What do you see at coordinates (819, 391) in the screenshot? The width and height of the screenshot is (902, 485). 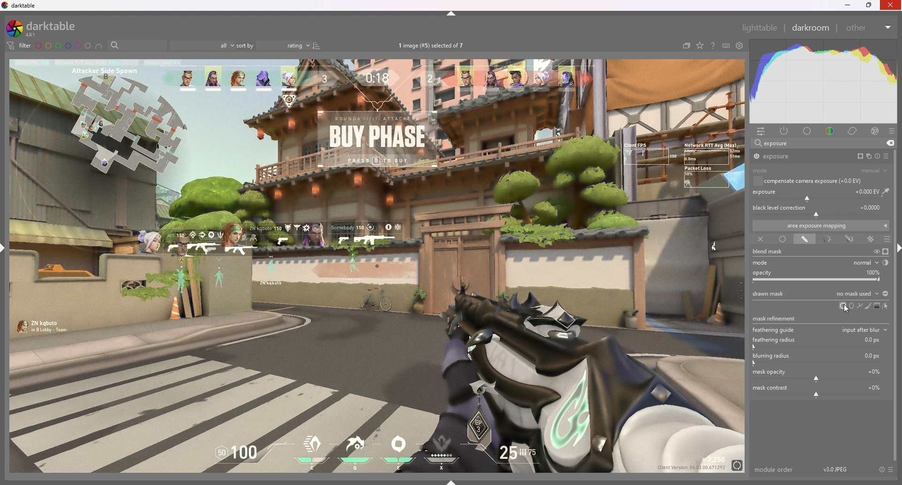 I see `mask contrast` at bounding box center [819, 391].